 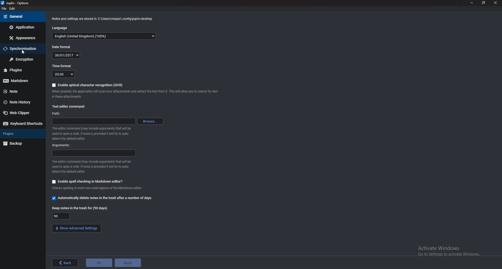 I want to click on ok, so click(x=99, y=263).